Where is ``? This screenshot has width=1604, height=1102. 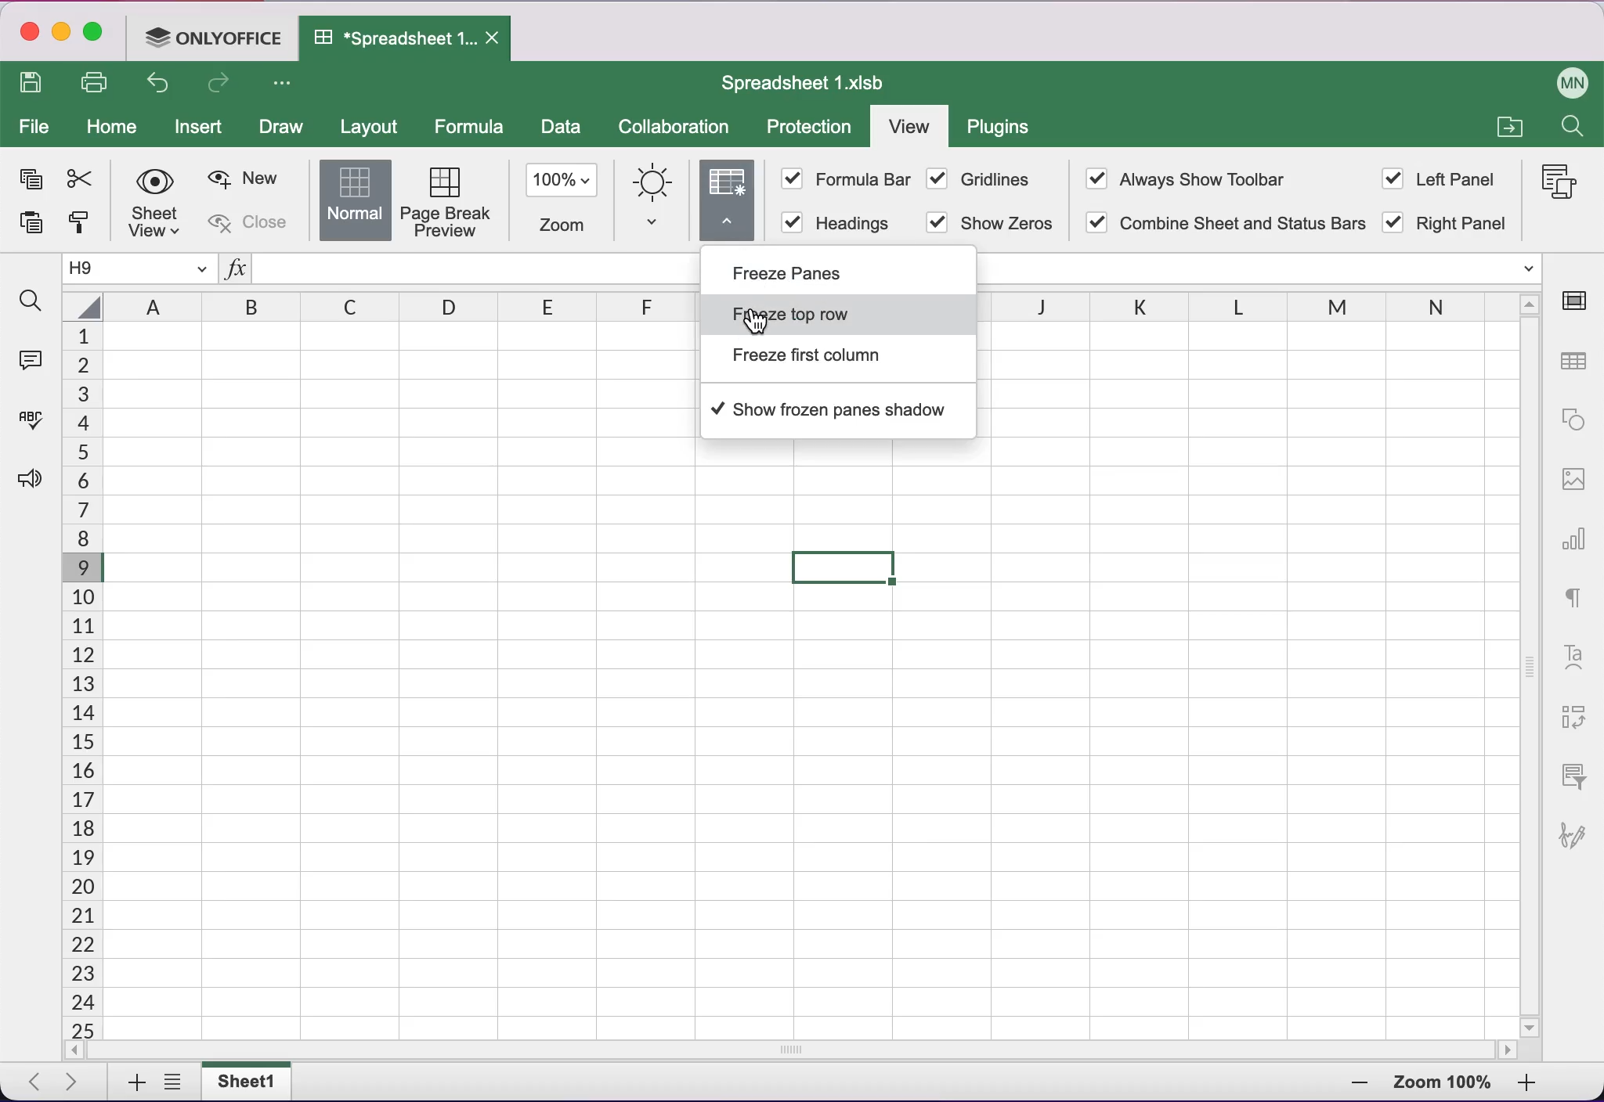  is located at coordinates (1570, 361).